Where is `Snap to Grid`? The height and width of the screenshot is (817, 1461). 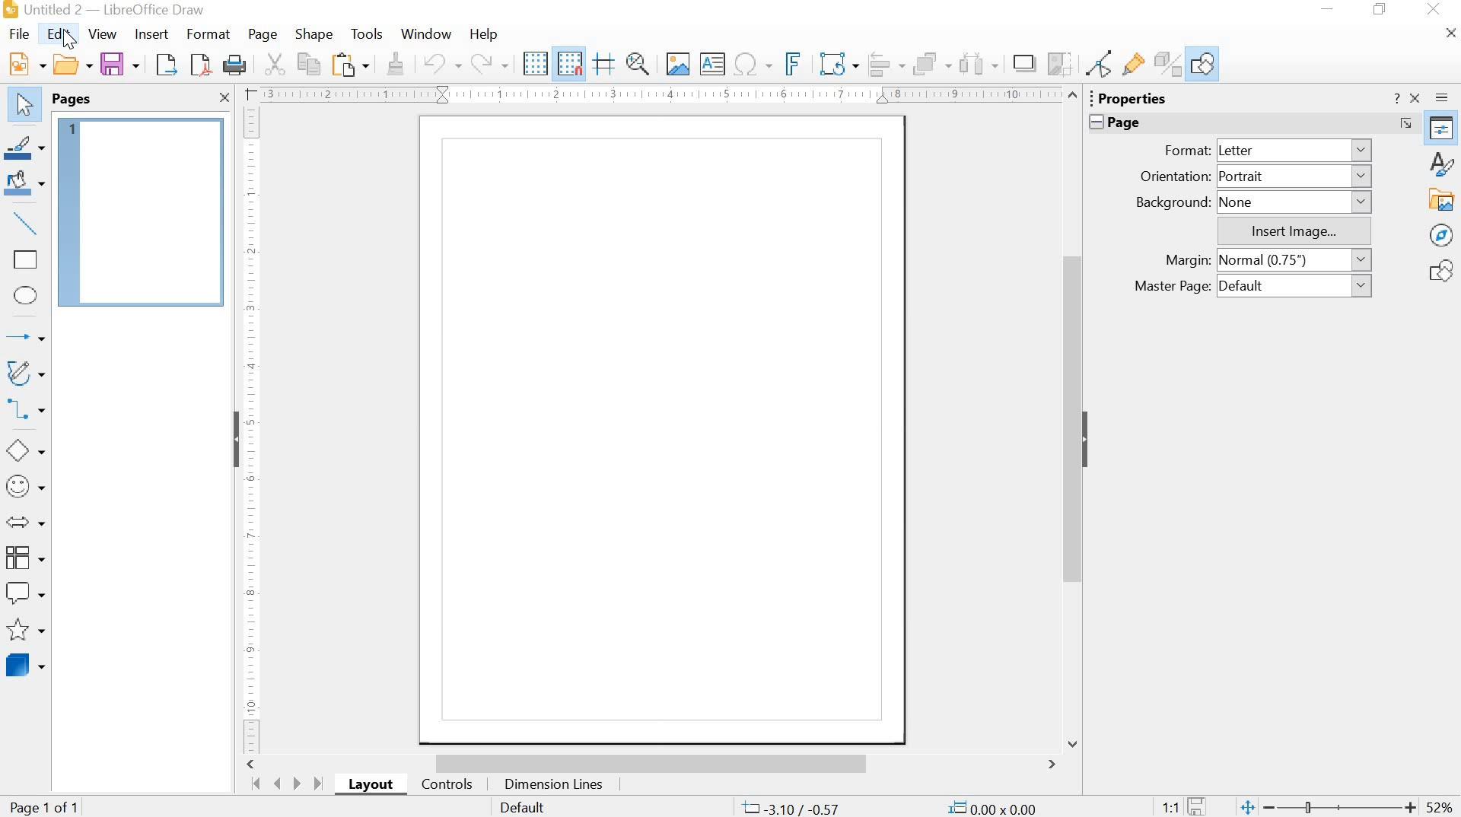
Snap to Grid is located at coordinates (571, 64).